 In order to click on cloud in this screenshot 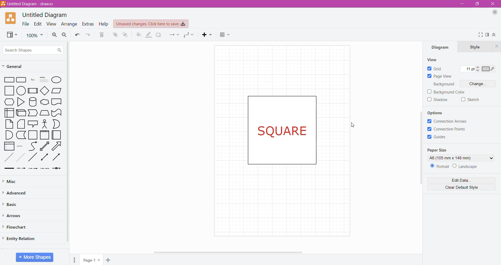, I will do `click(44, 103)`.